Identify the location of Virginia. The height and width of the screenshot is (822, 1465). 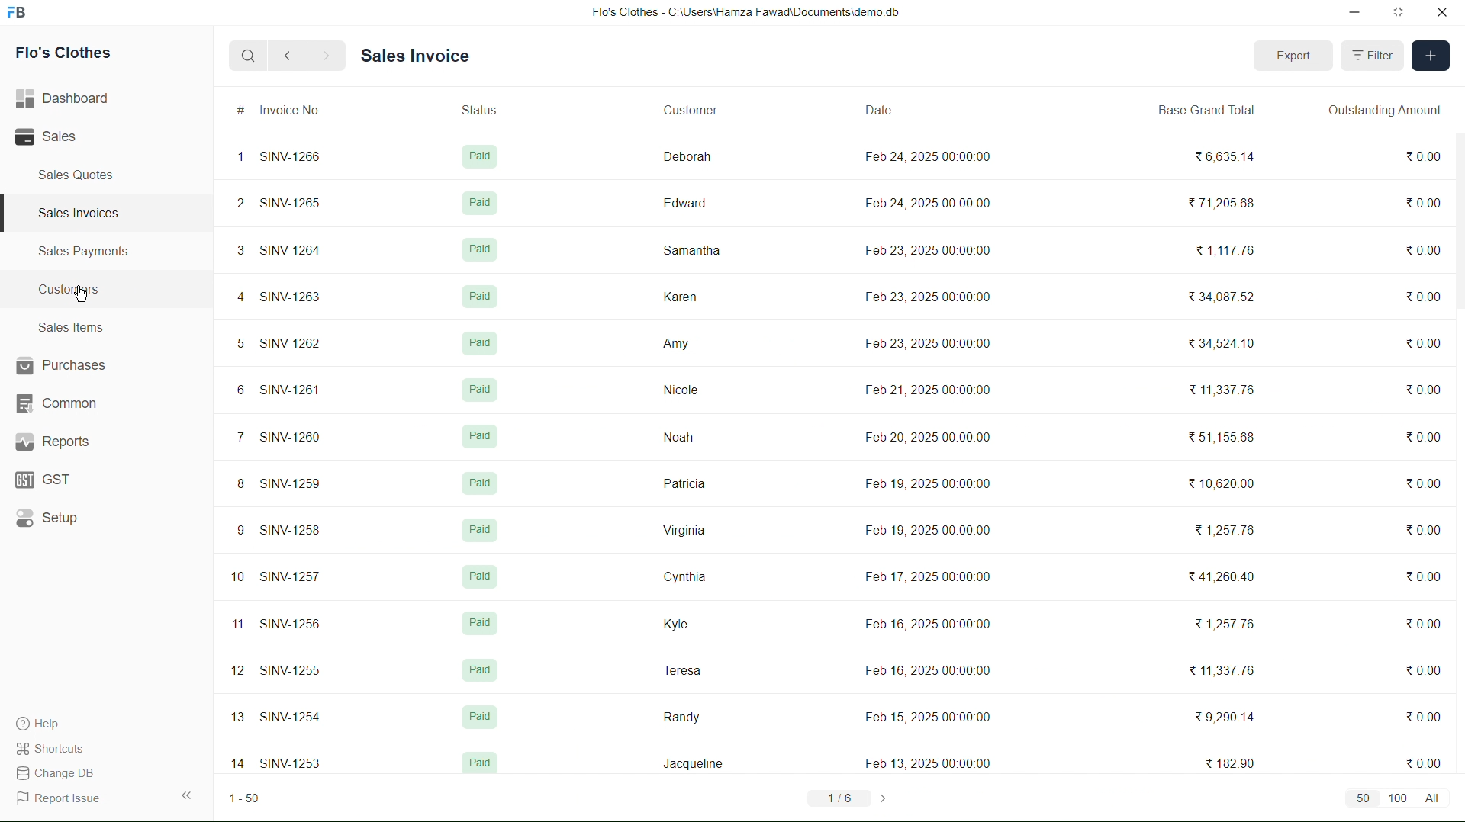
(685, 532).